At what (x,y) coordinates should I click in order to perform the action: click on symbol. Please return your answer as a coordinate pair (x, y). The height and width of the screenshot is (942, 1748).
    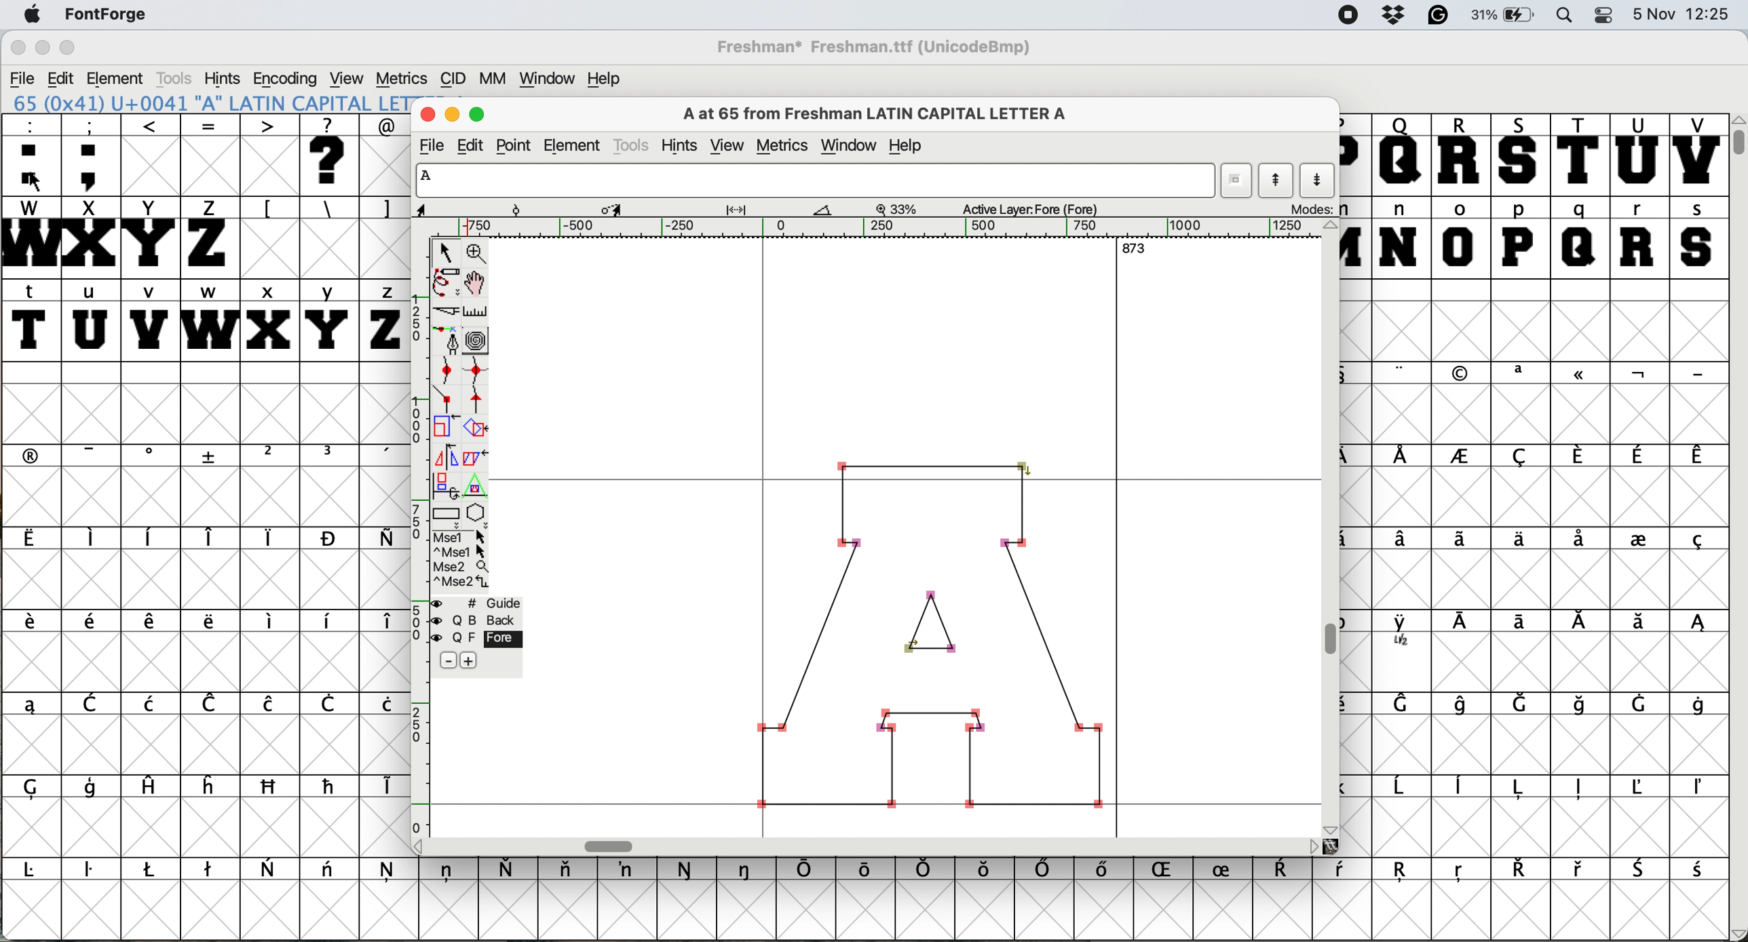
    Looking at the image, I should click on (867, 868).